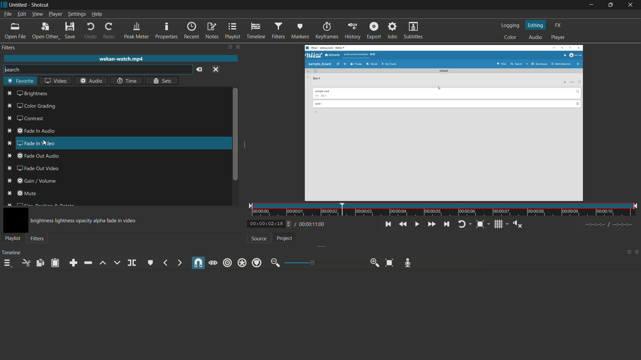  I want to click on file menu, so click(7, 14).